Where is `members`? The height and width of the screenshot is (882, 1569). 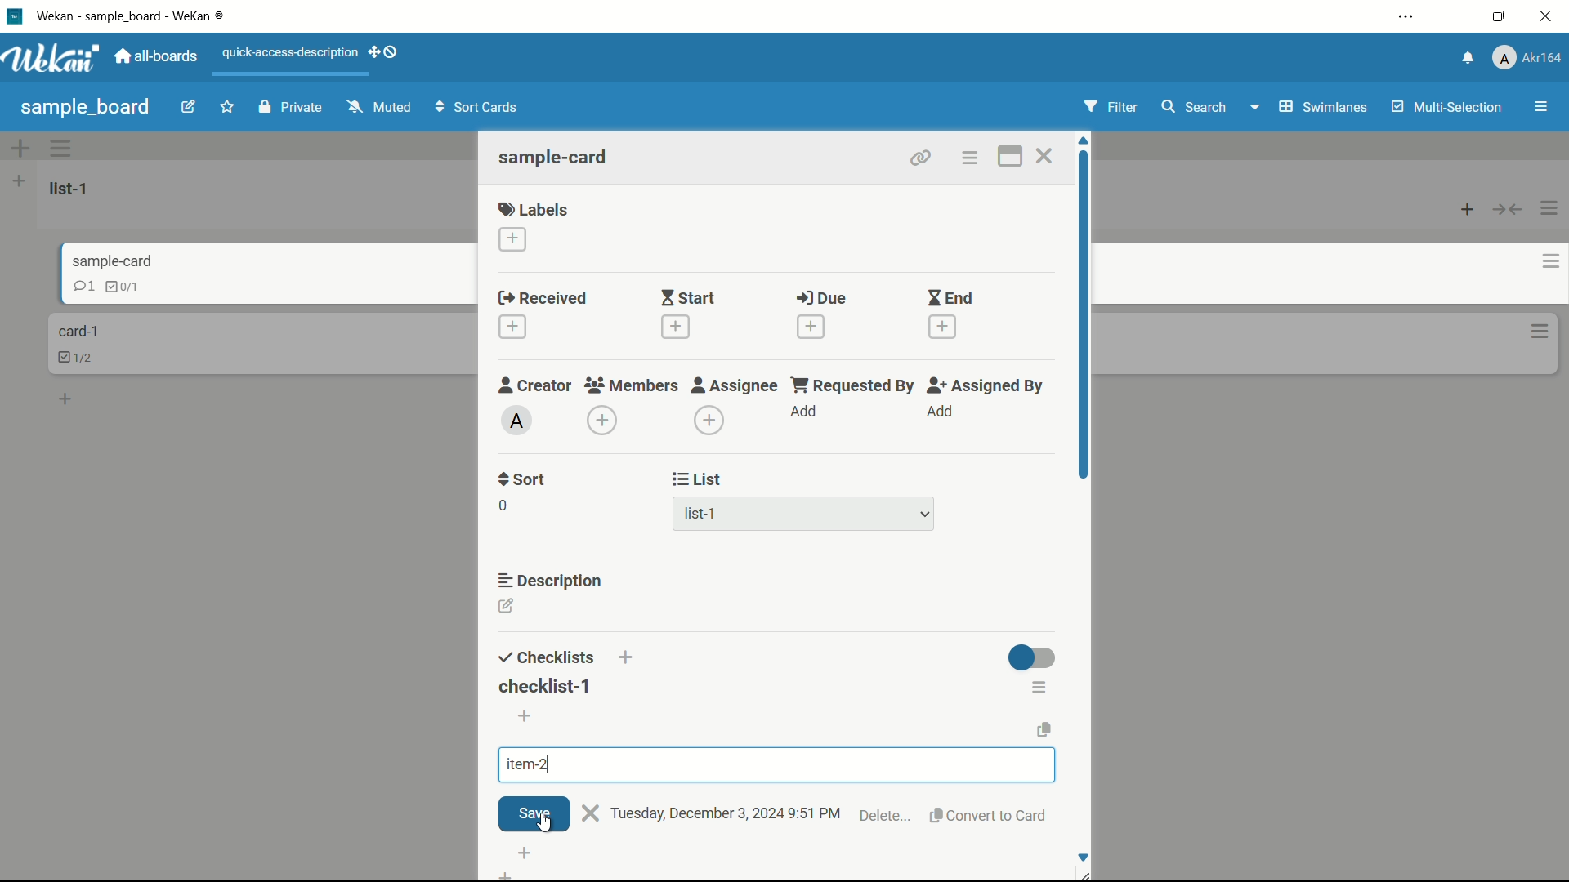 members is located at coordinates (629, 385).